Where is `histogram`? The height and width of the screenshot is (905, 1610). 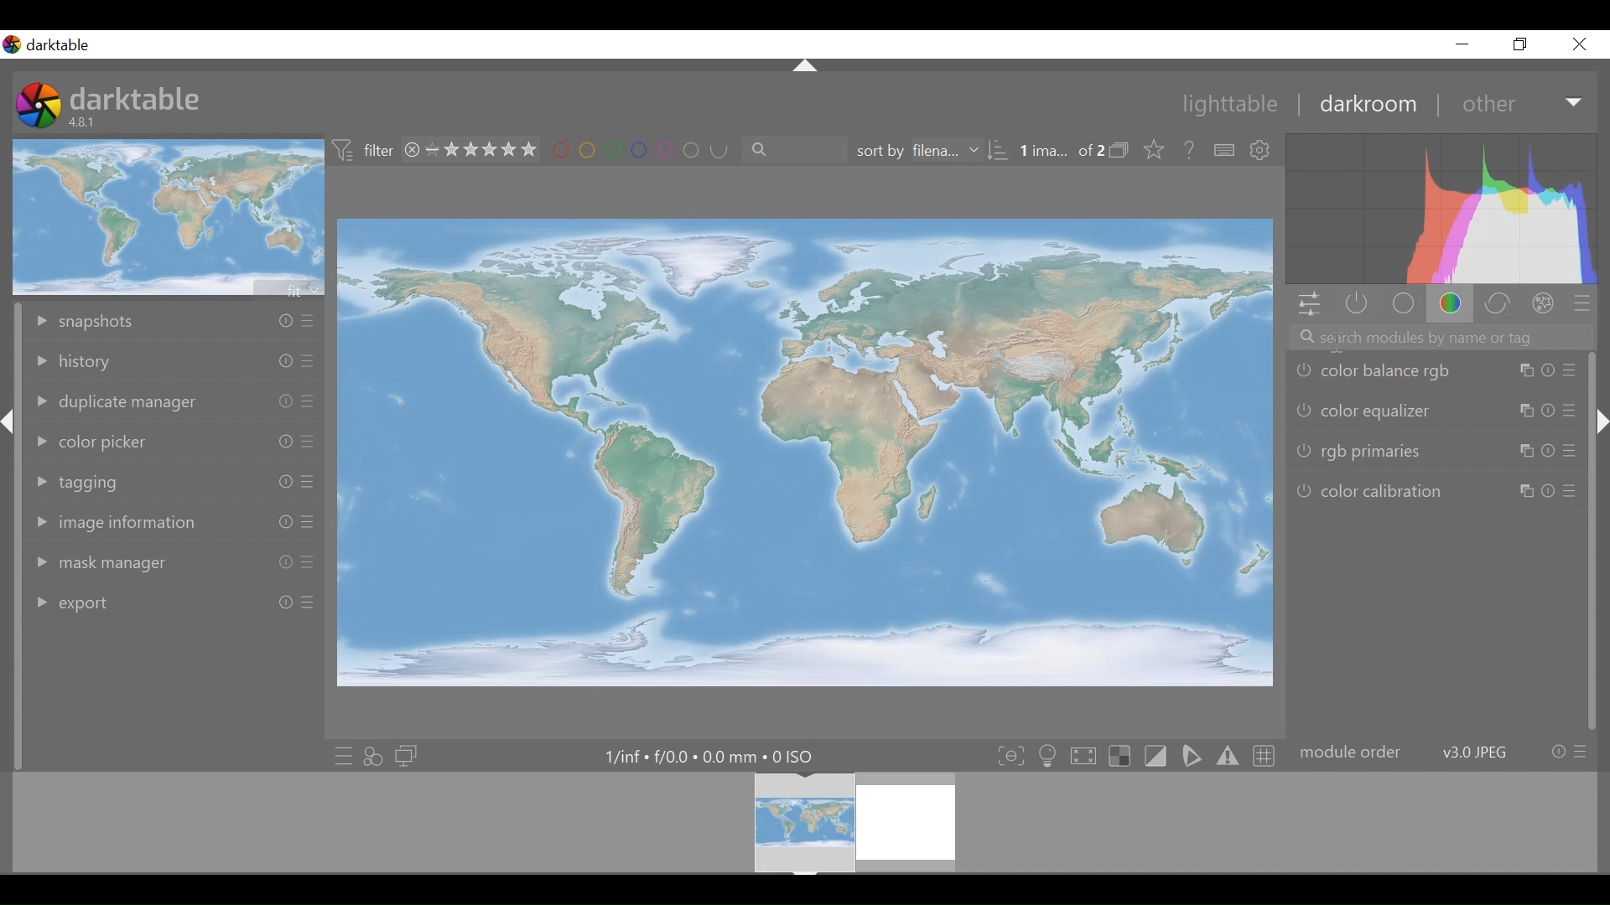
histogram is located at coordinates (1441, 209).